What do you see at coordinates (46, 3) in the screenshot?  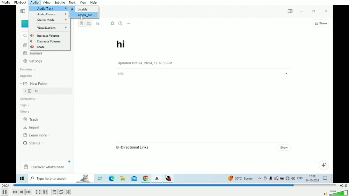 I see `Video` at bounding box center [46, 3].